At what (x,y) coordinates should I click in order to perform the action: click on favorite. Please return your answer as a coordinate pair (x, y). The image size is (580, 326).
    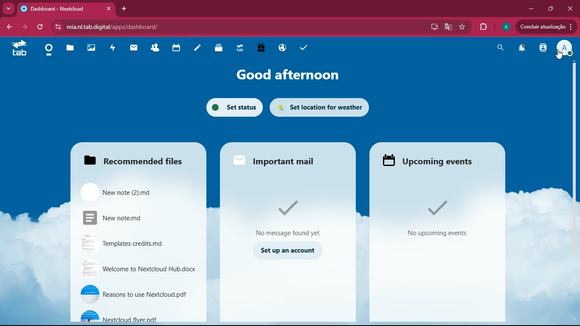
    Looking at the image, I should click on (462, 27).